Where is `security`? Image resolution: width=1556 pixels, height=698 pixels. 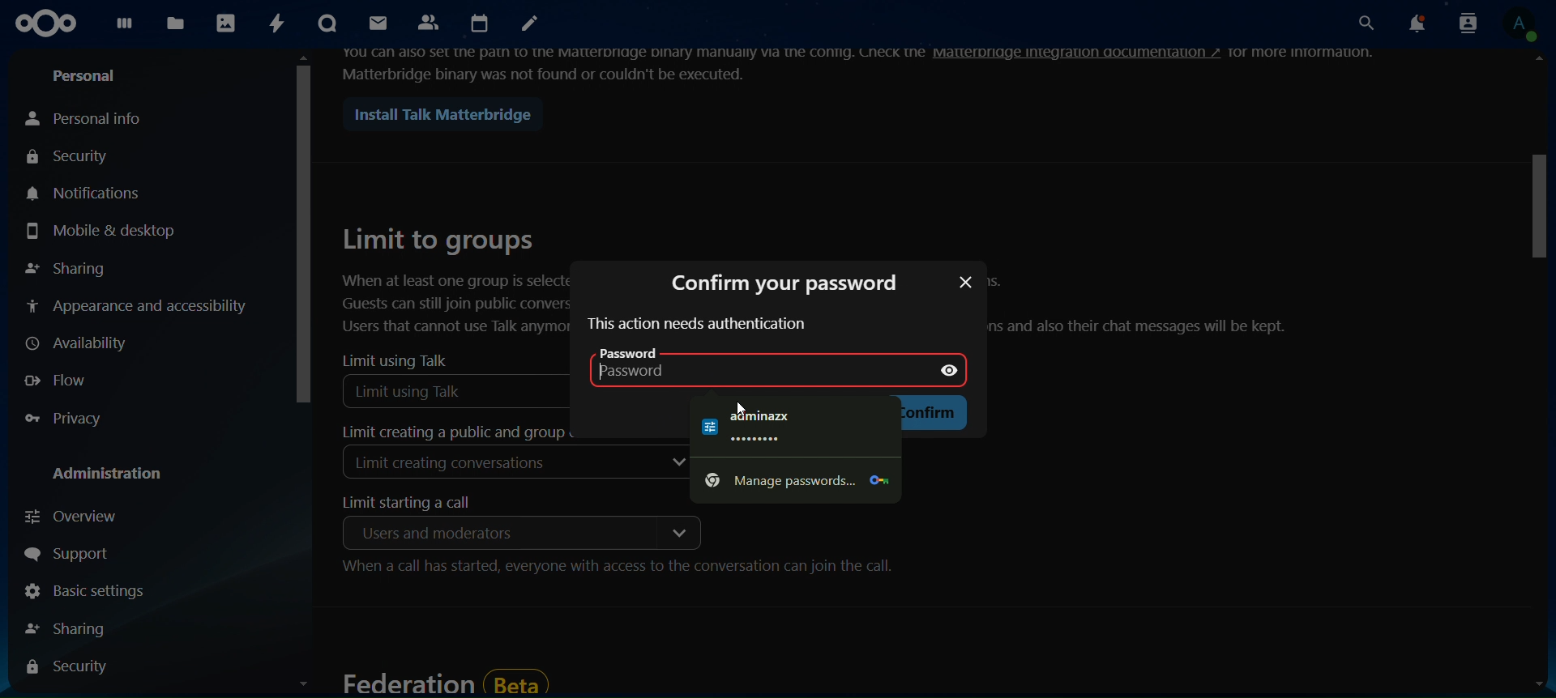
security is located at coordinates (71, 667).